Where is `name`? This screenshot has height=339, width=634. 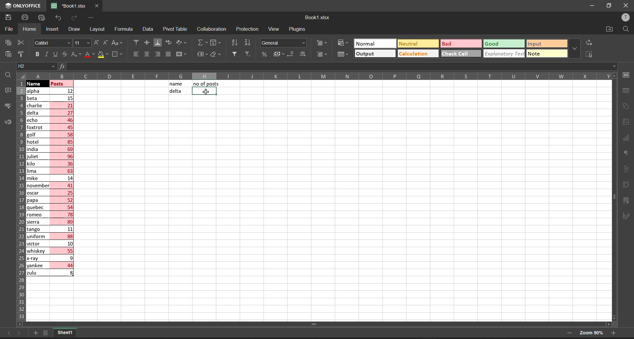 name is located at coordinates (177, 84).